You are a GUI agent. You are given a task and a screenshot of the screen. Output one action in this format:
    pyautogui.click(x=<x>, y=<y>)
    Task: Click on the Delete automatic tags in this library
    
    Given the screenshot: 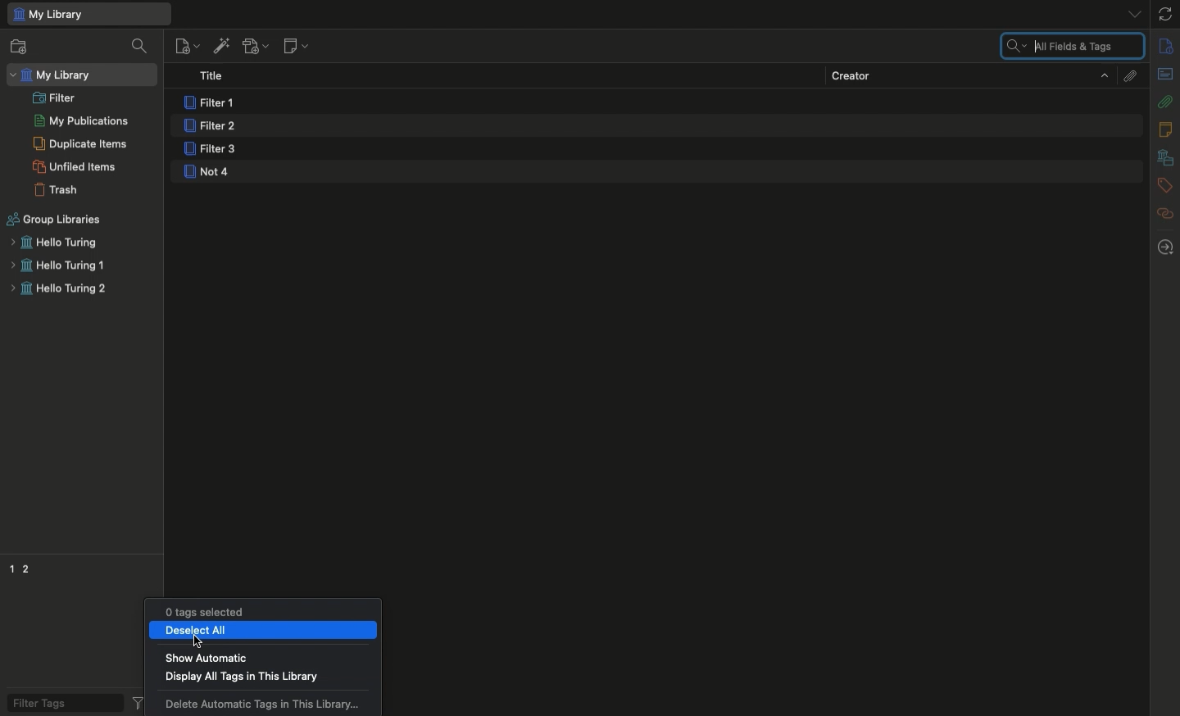 What is the action you would take?
    pyautogui.click(x=265, y=705)
    